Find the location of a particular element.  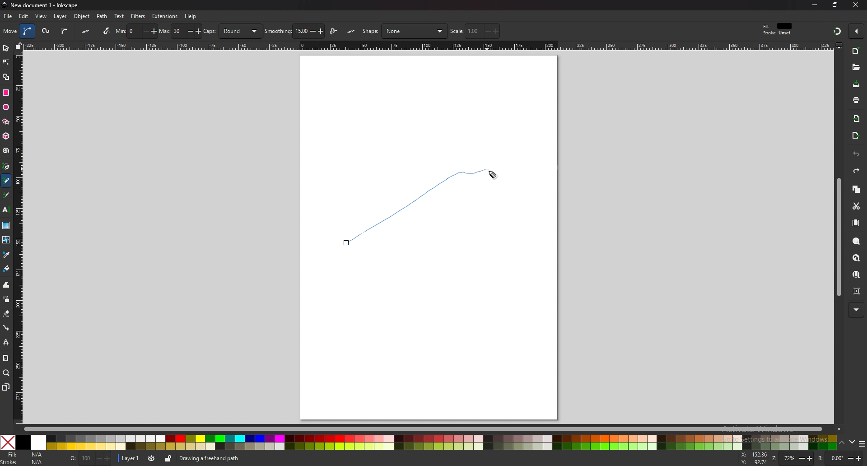

zoom is located at coordinates (793, 458).